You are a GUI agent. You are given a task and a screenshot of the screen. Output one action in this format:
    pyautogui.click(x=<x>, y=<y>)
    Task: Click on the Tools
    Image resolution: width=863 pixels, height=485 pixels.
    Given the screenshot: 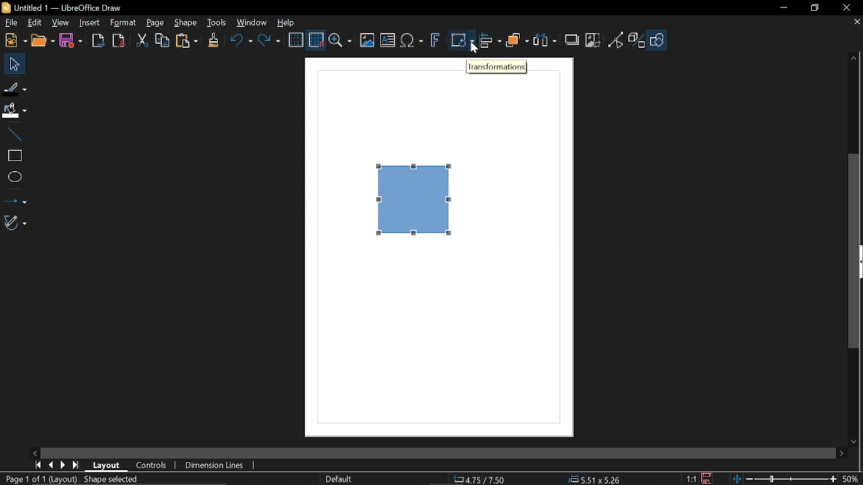 What is the action you would take?
    pyautogui.click(x=216, y=22)
    